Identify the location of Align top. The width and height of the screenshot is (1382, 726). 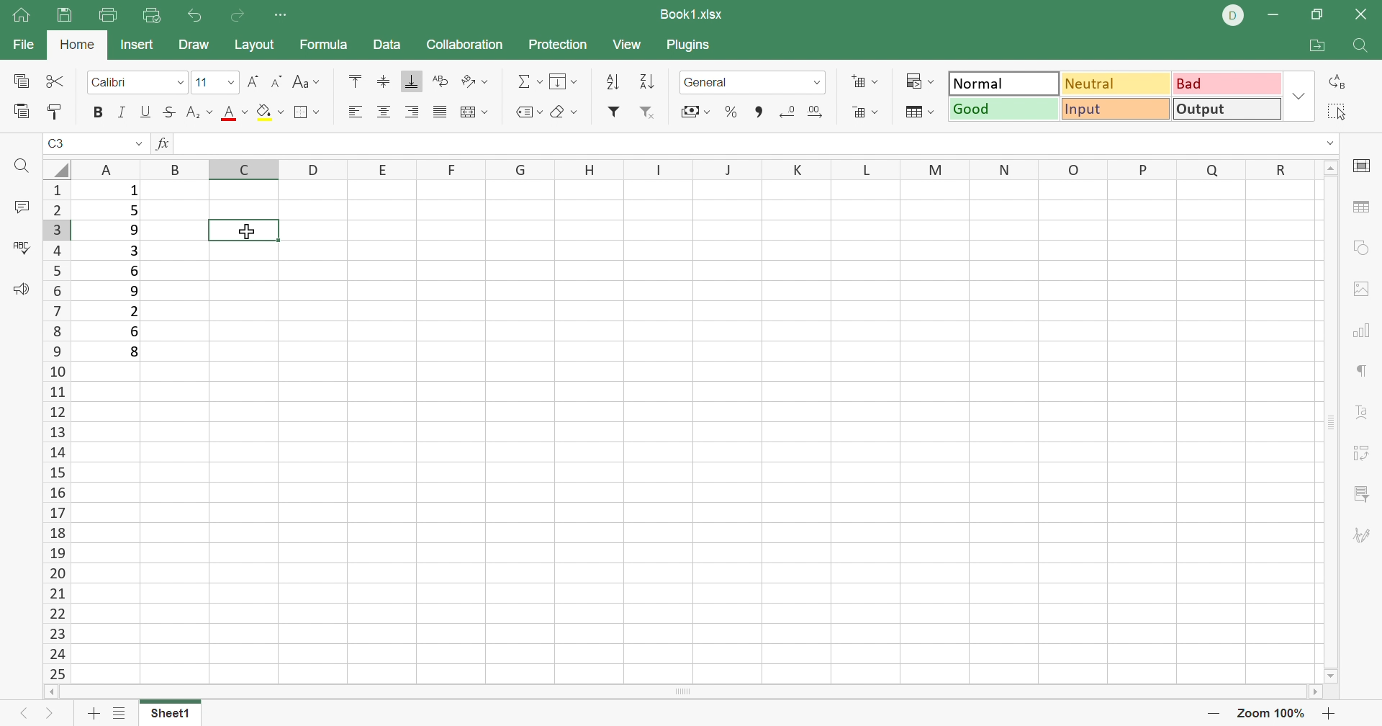
(353, 80).